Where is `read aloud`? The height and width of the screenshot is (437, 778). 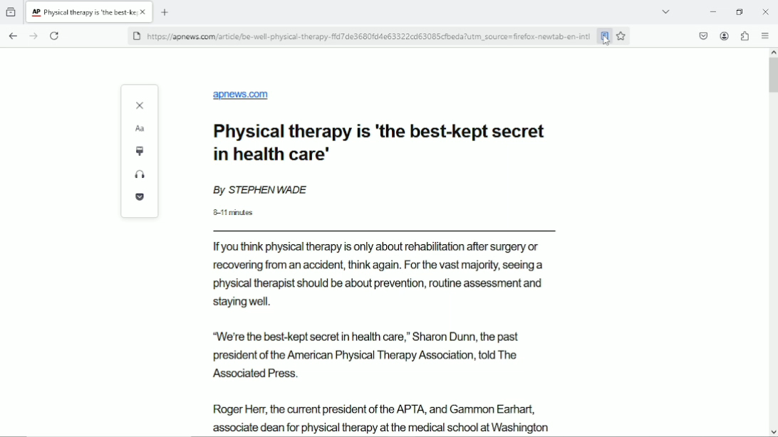
read aloud is located at coordinates (142, 175).